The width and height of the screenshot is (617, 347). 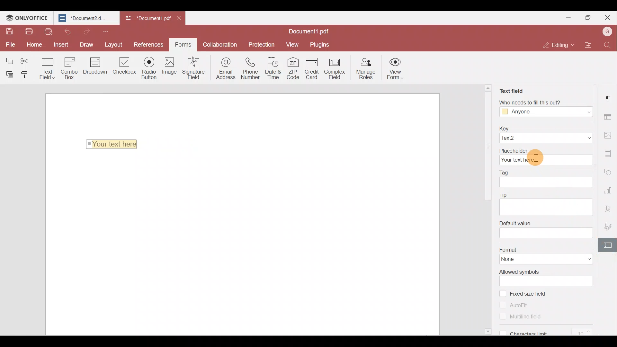 I want to click on Header & footer settings, so click(x=609, y=154).